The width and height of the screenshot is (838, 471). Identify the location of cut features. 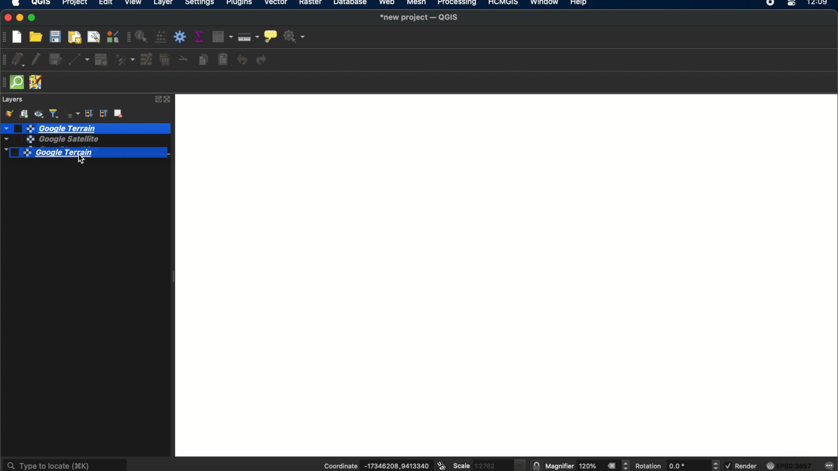
(183, 59).